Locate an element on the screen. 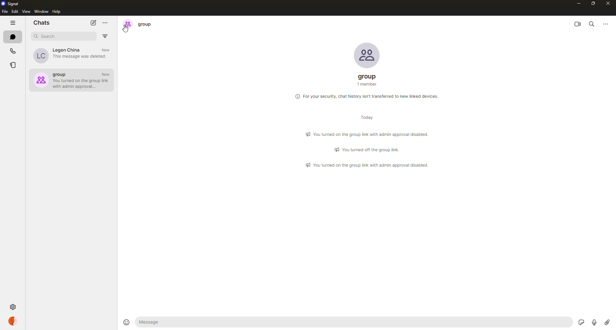 This screenshot has height=330, width=616. info is located at coordinates (369, 96).